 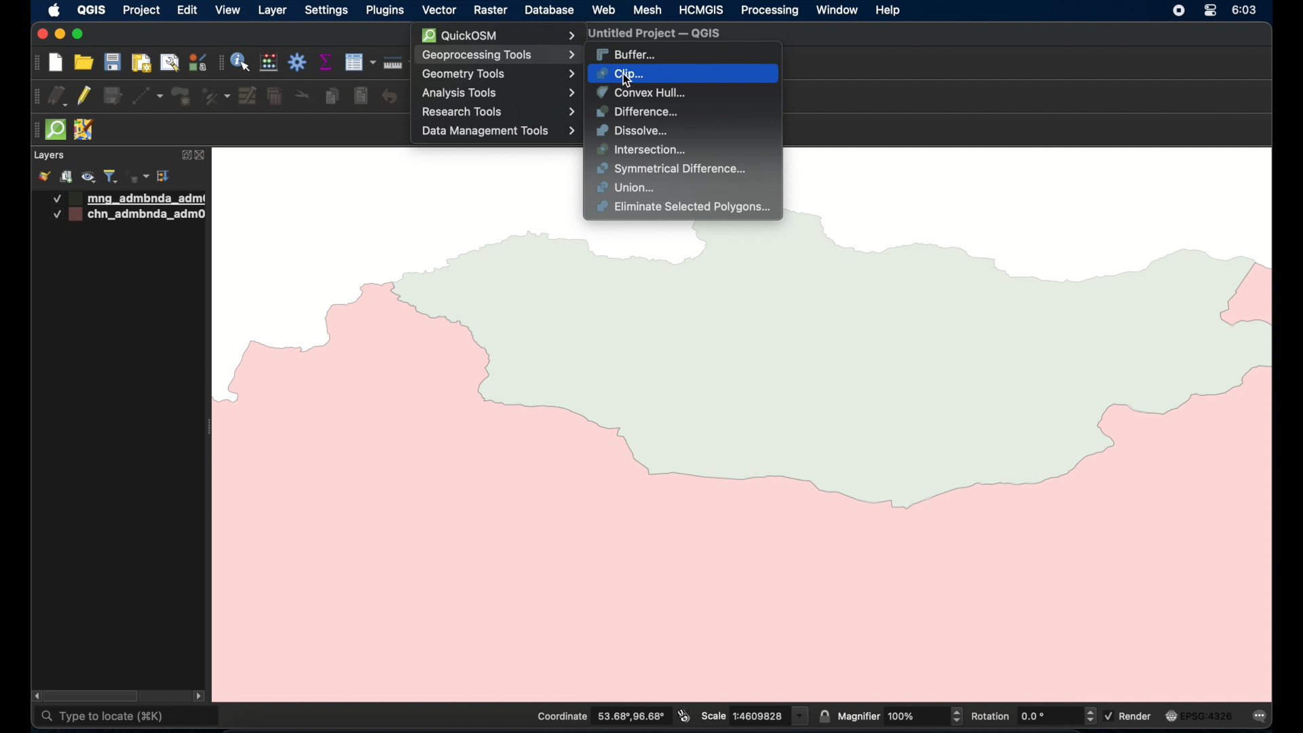 What do you see at coordinates (499, 112) in the screenshot?
I see `research tools menu` at bounding box center [499, 112].